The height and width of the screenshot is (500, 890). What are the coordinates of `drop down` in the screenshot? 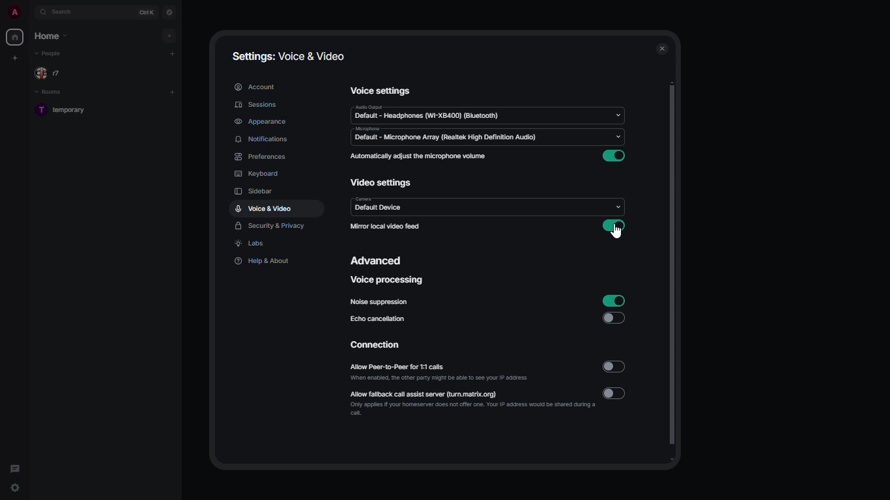 It's located at (616, 137).